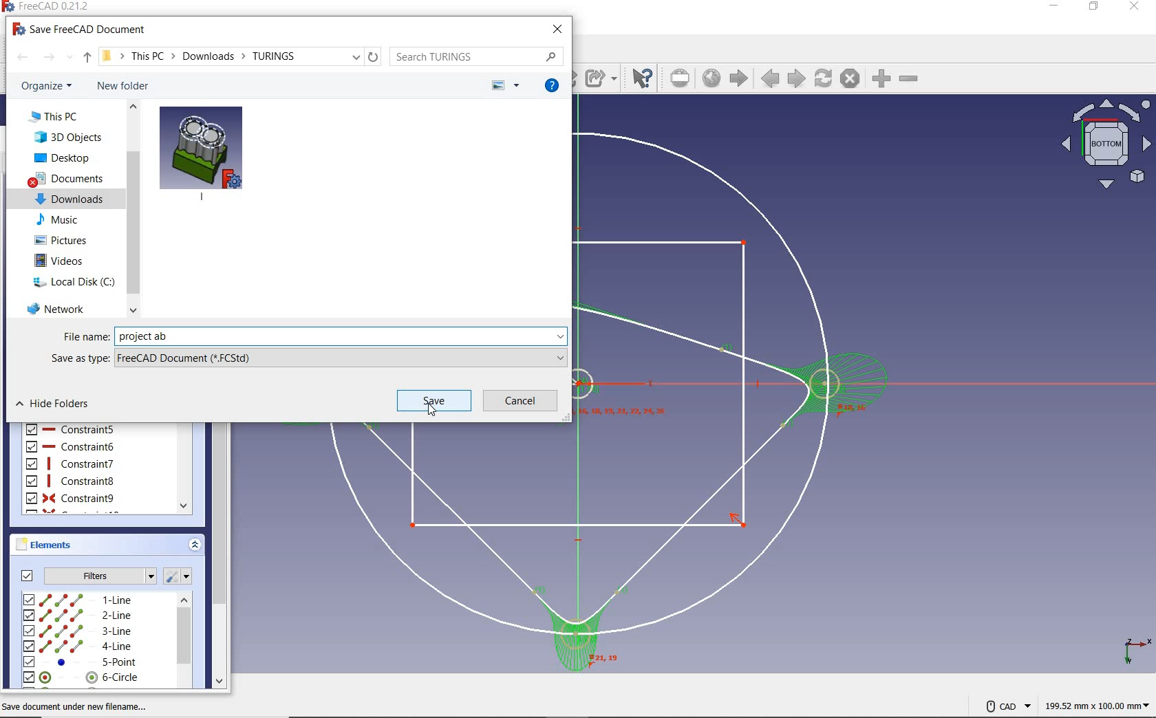  What do you see at coordinates (133, 208) in the screenshot?
I see `scroll bar` at bounding box center [133, 208].